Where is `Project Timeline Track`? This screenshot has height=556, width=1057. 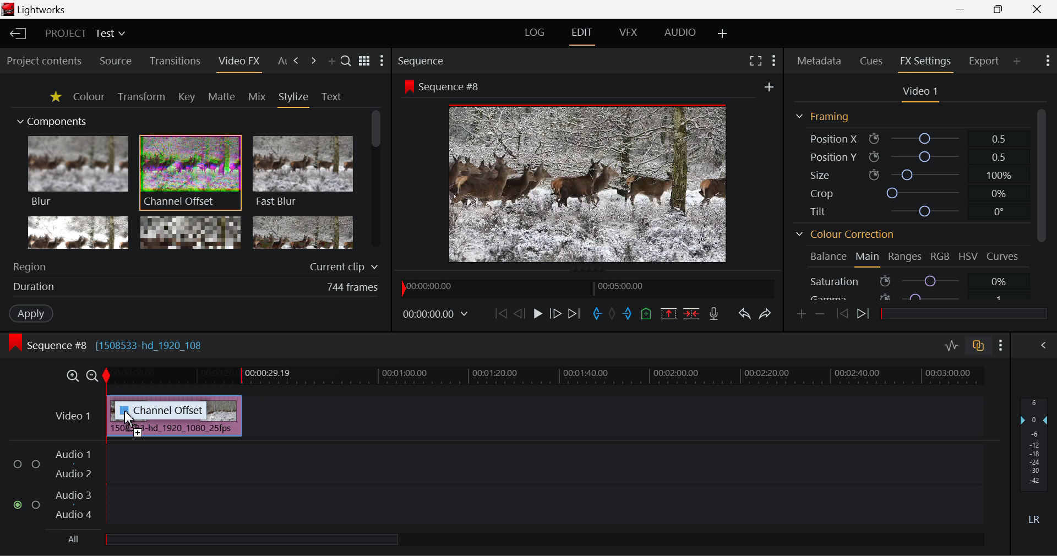 Project Timeline Track is located at coordinates (546, 378).